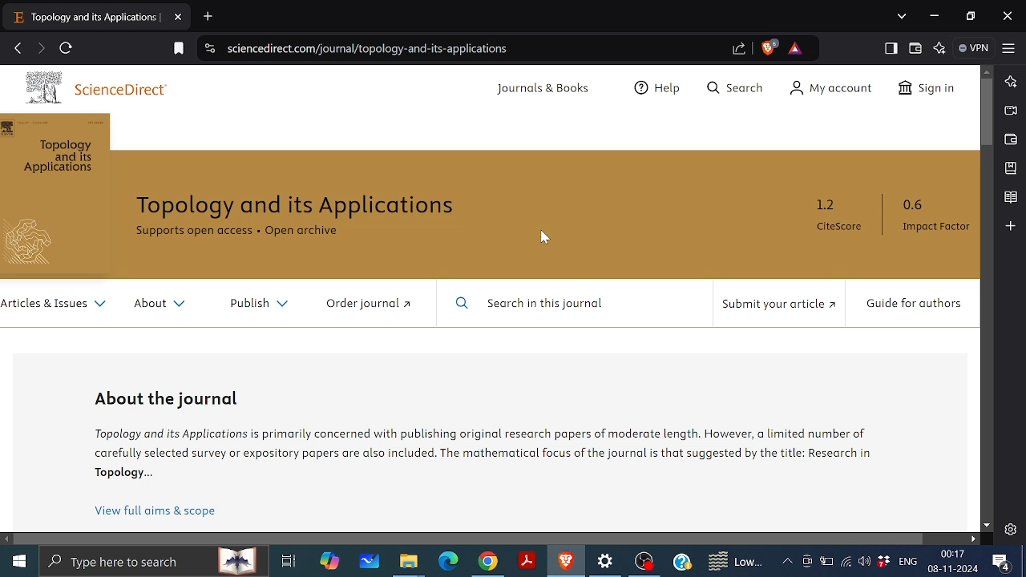 Image resolution: width=1026 pixels, height=577 pixels. What do you see at coordinates (987, 111) in the screenshot?
I see `Vertical scroll bar` at bounding box center [987, 111].